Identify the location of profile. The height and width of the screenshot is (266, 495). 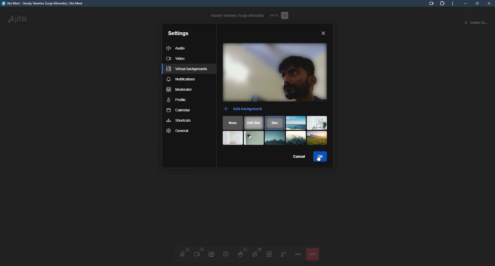
(481, 18).